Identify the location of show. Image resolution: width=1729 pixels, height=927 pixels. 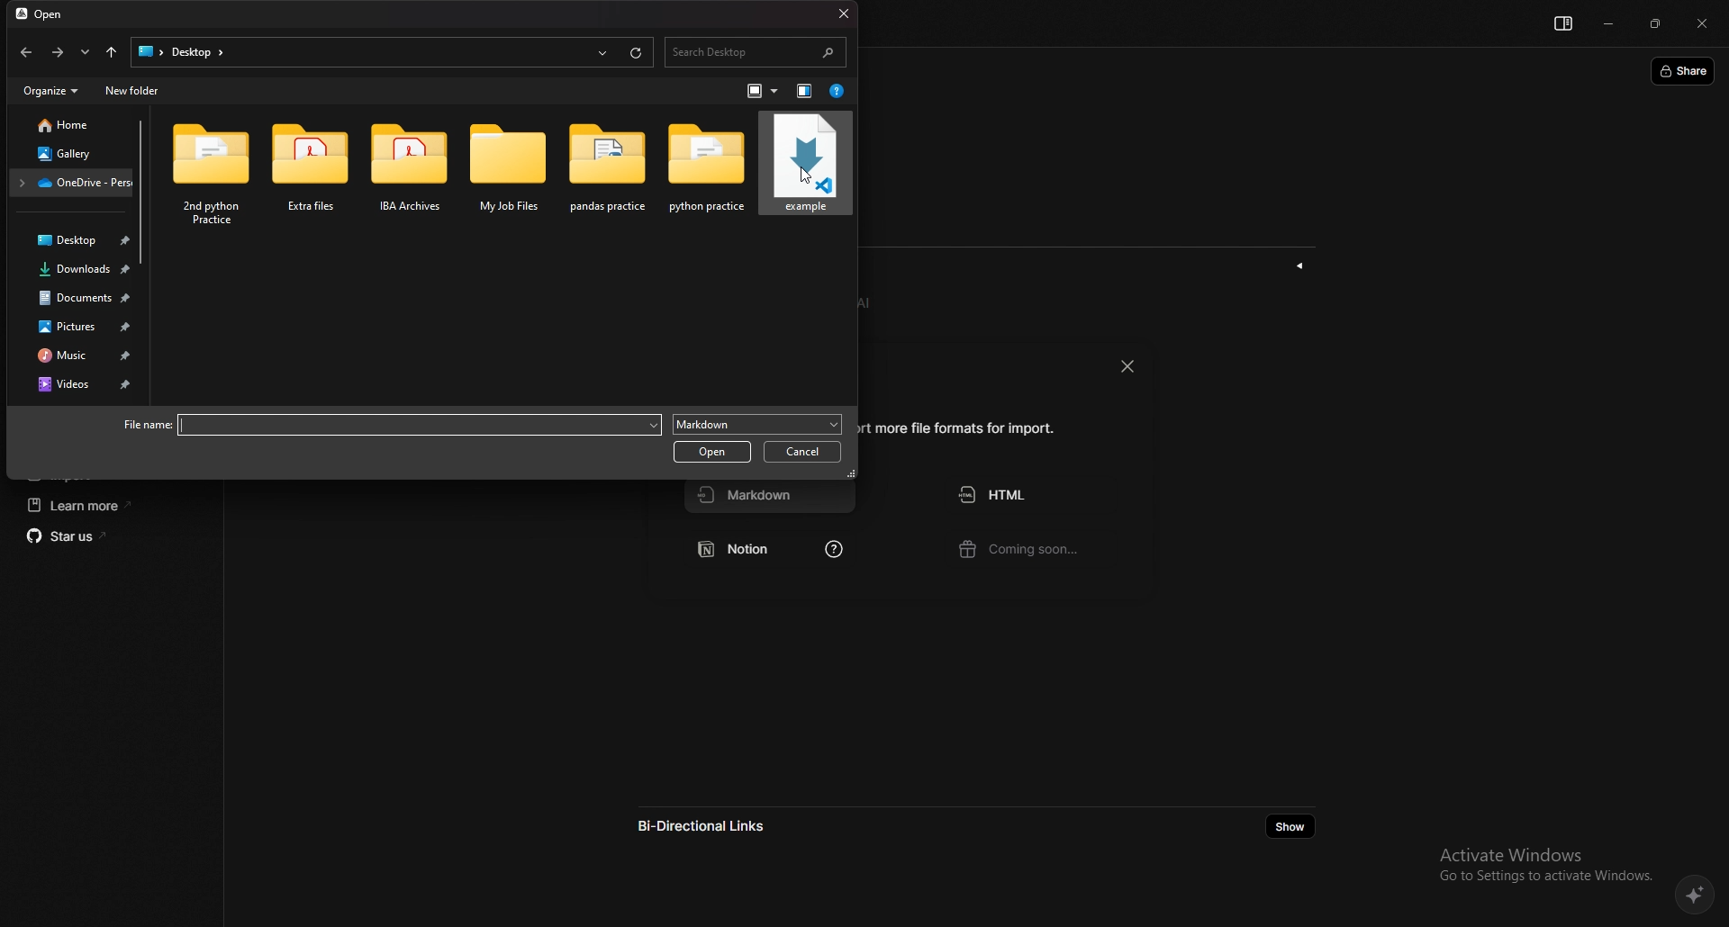
(1300, 265).